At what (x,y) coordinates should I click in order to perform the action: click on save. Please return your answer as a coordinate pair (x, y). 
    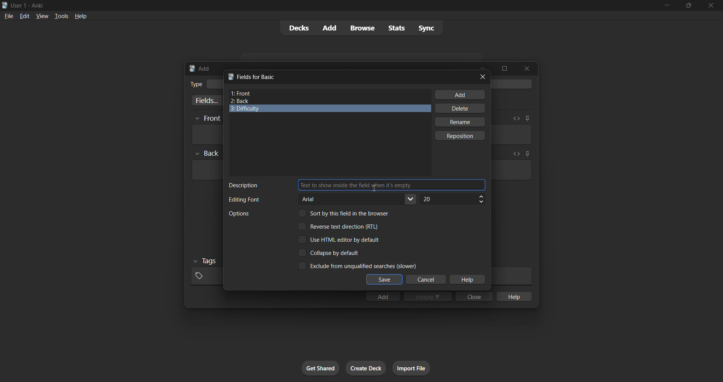
    Looking at the image, I should click on (384, 280).